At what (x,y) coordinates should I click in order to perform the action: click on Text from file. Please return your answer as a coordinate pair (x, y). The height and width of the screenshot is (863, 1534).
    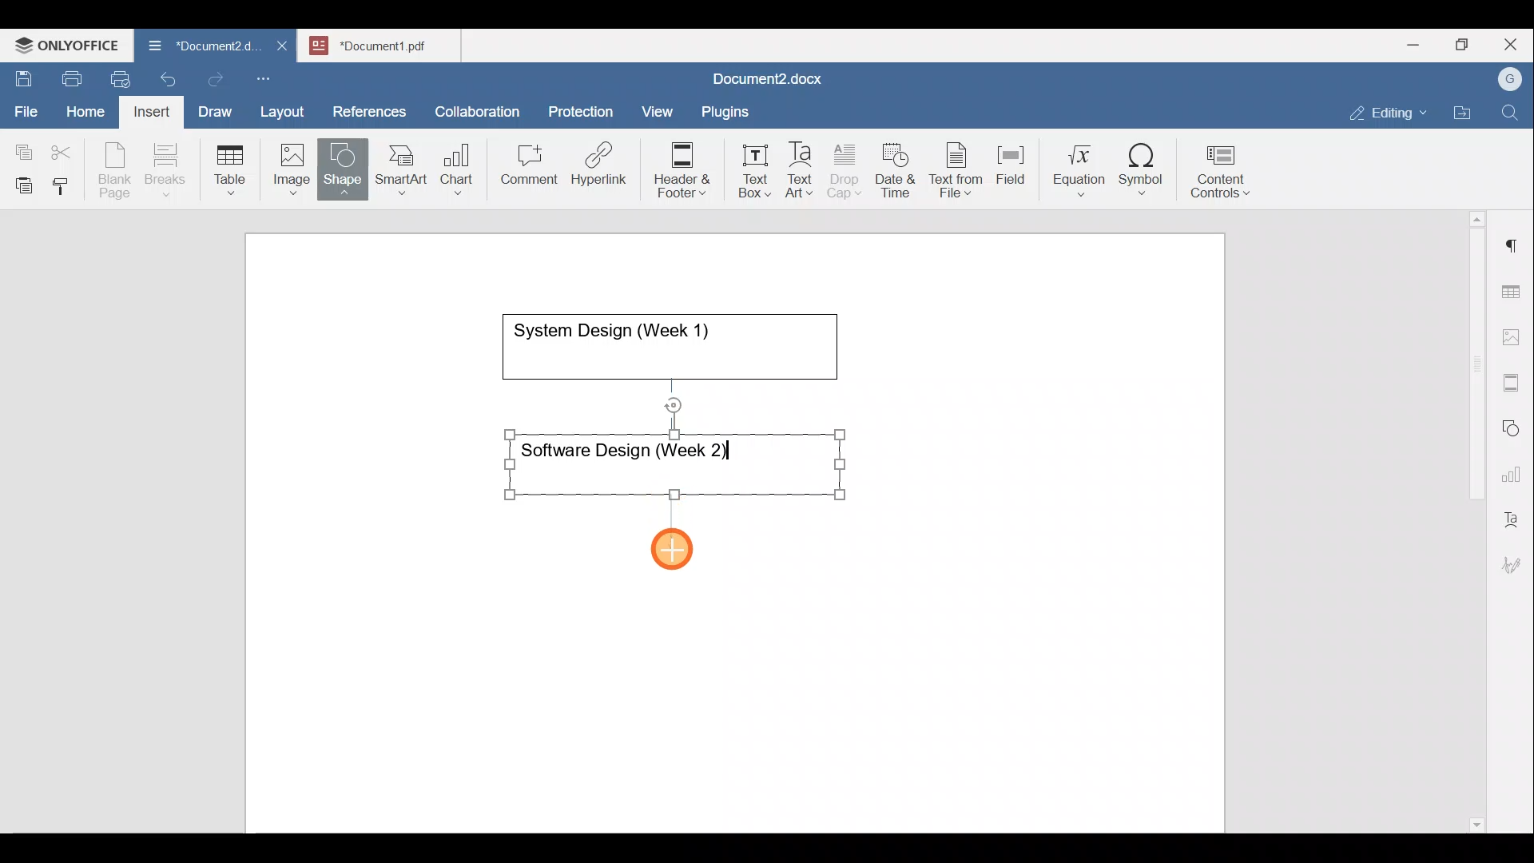
    Looking at the image, I should click on (959, 169).